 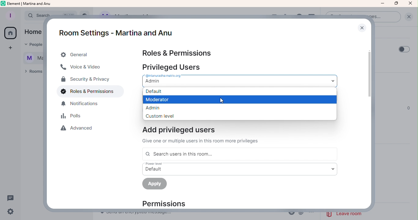 What do you see at coordinates (85, 80) in the screenshot?
I see `Security and privacy` at bounding box center [85, 80].